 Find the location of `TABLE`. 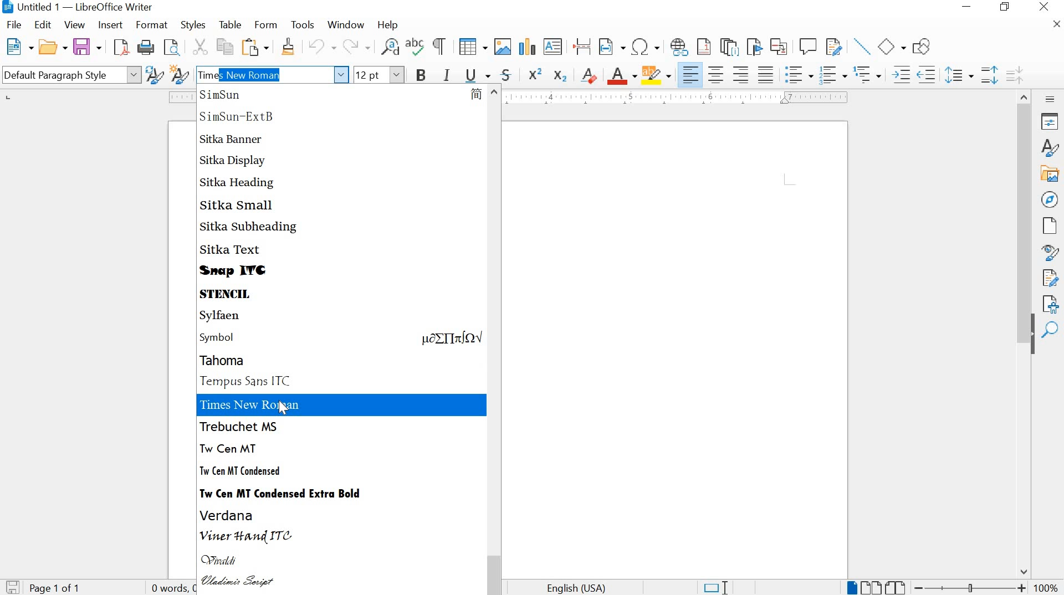

TABLE is located at coordinates (230, 24).